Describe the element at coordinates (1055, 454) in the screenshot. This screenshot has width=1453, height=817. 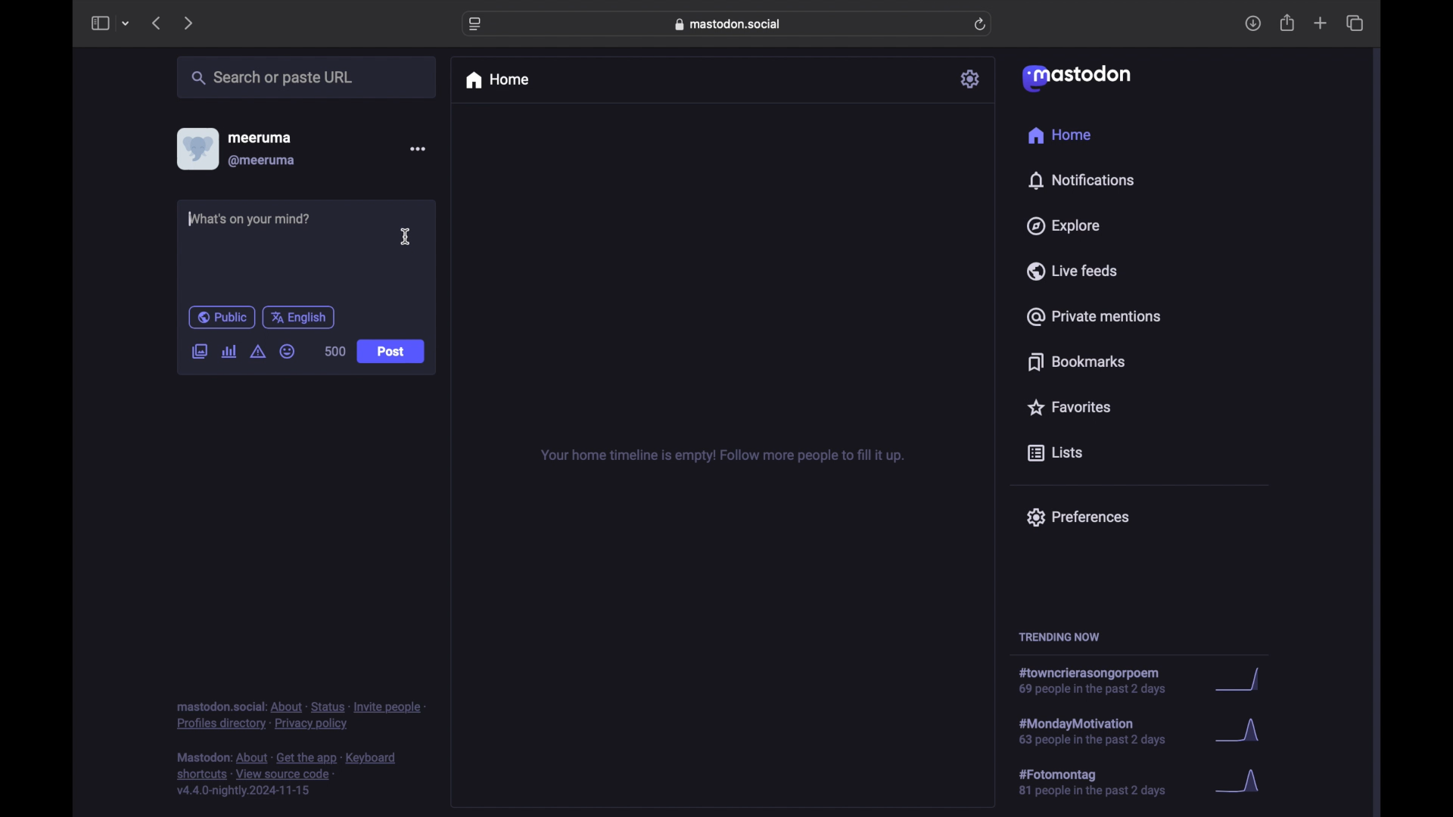
I see `lists` at that location.